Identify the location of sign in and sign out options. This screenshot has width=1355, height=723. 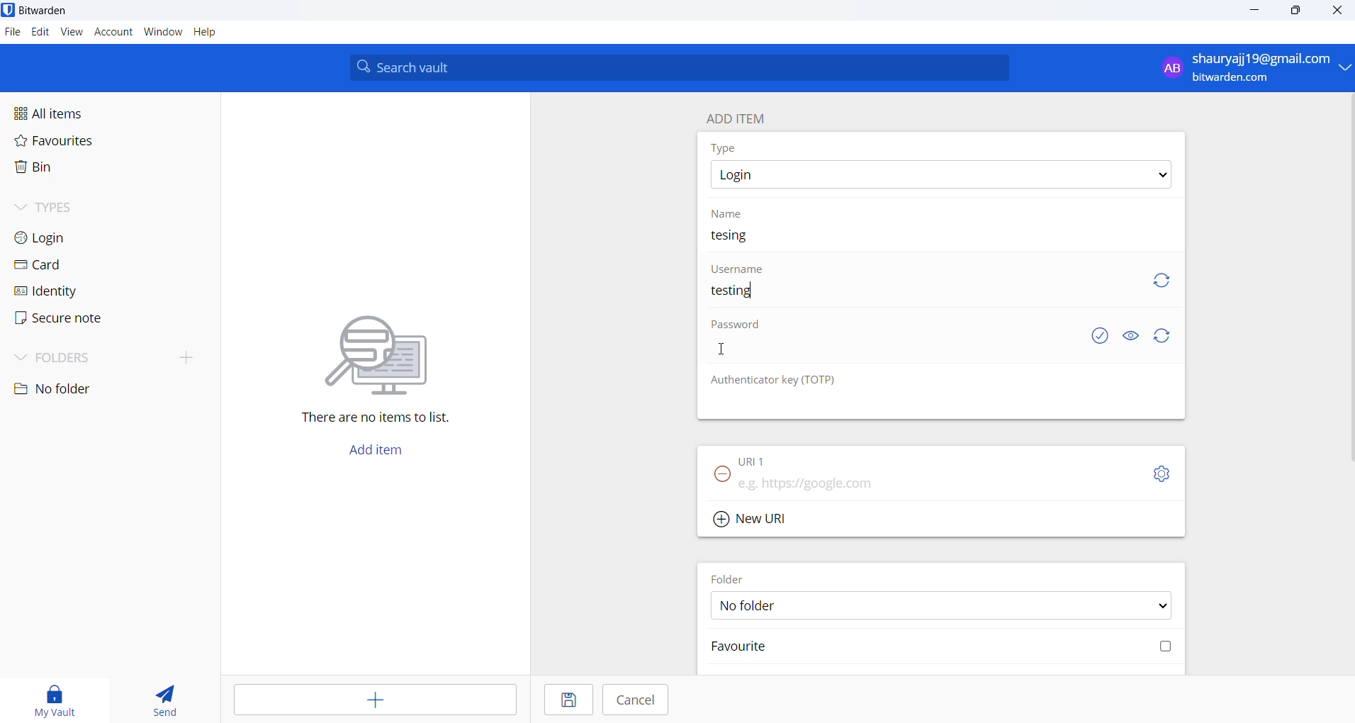
(1252, 68).